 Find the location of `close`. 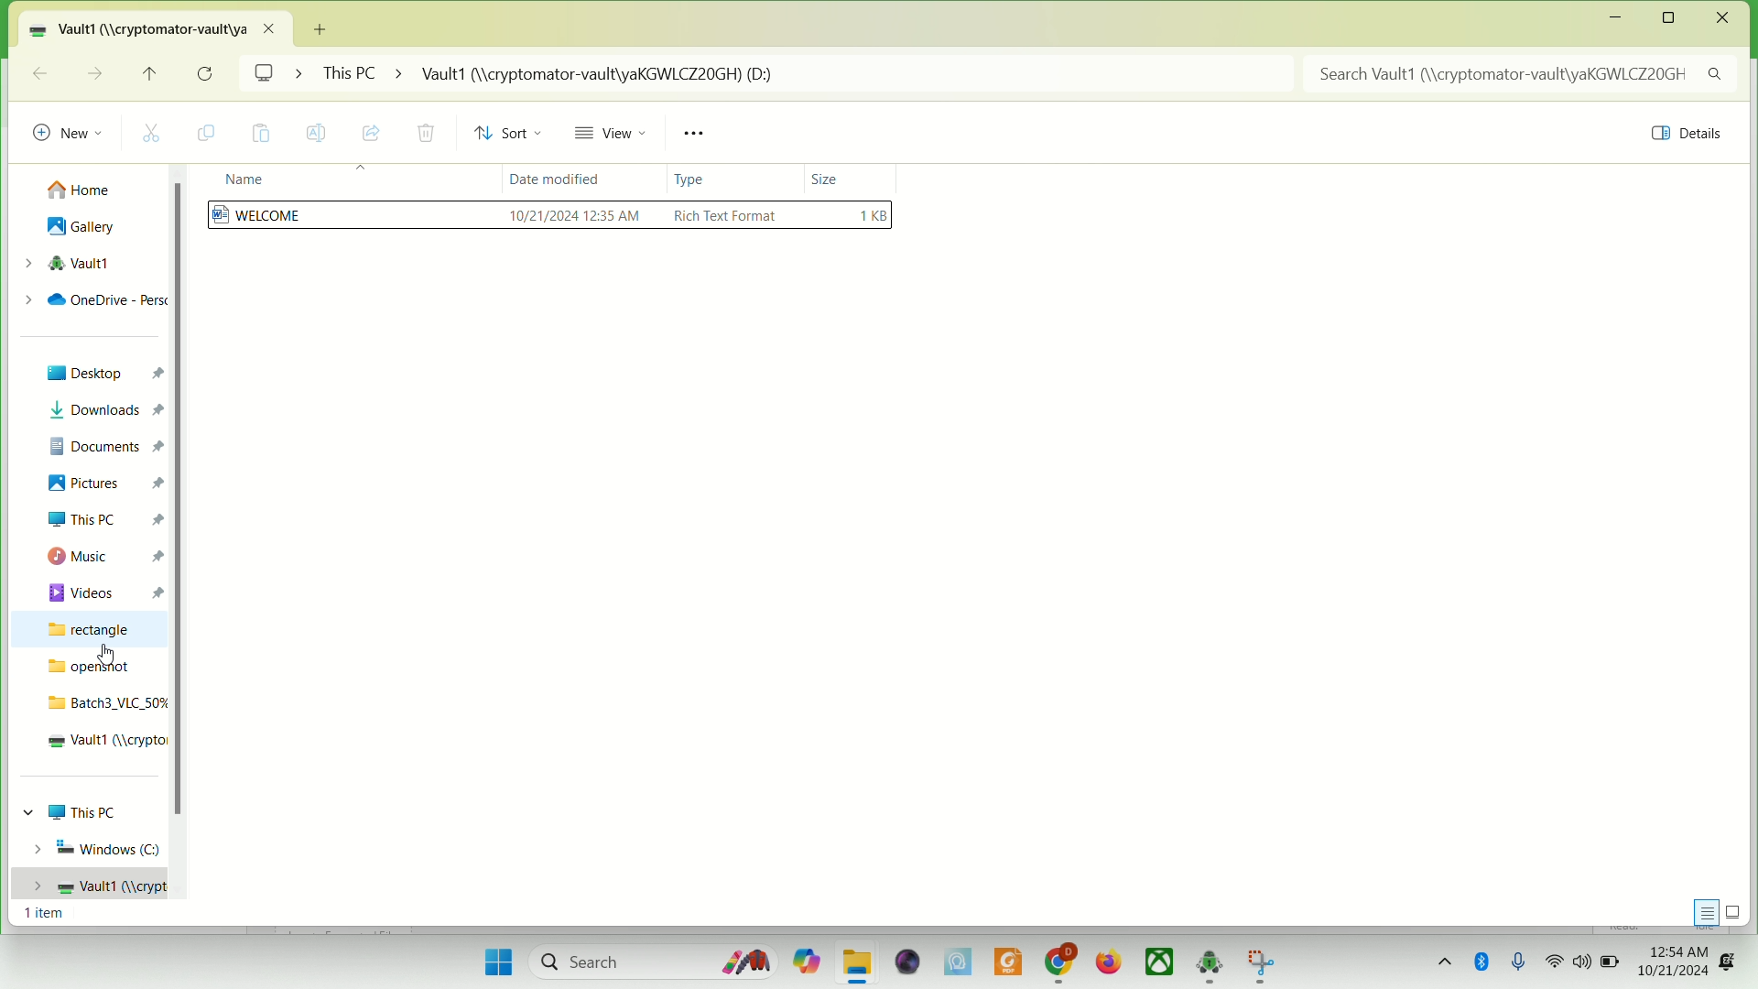

close is located at coordinates (1723, 18).